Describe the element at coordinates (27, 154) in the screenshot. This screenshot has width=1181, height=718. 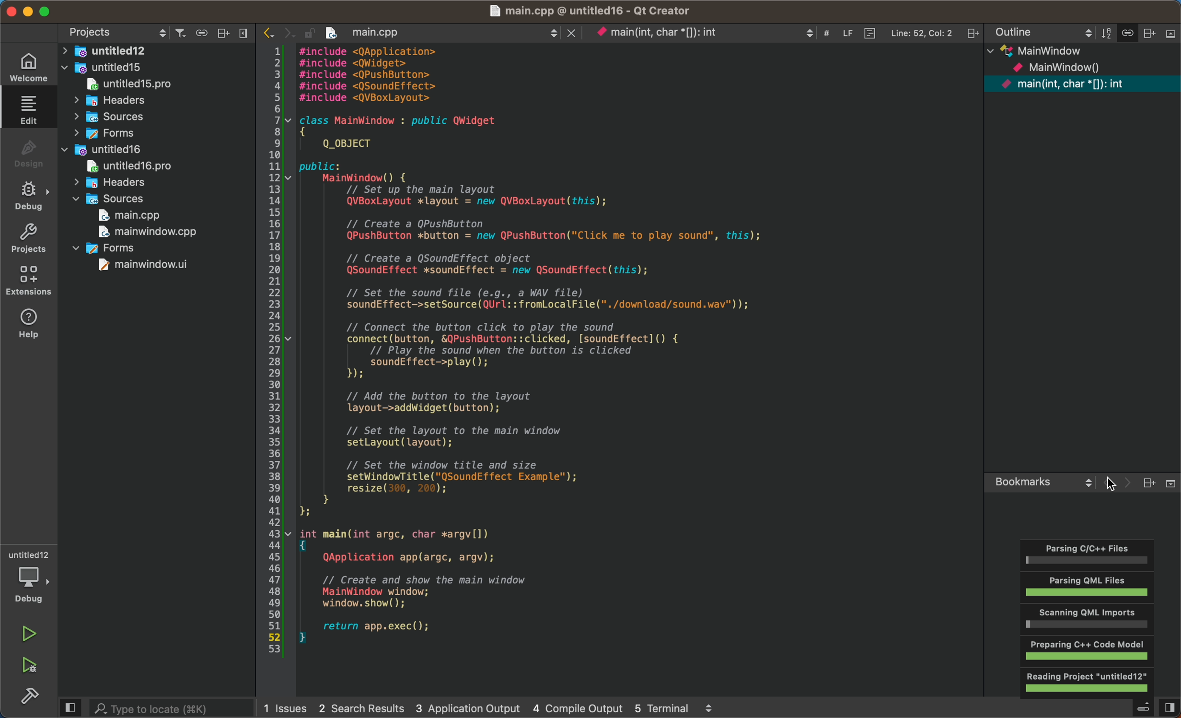
I see `design` at that location.